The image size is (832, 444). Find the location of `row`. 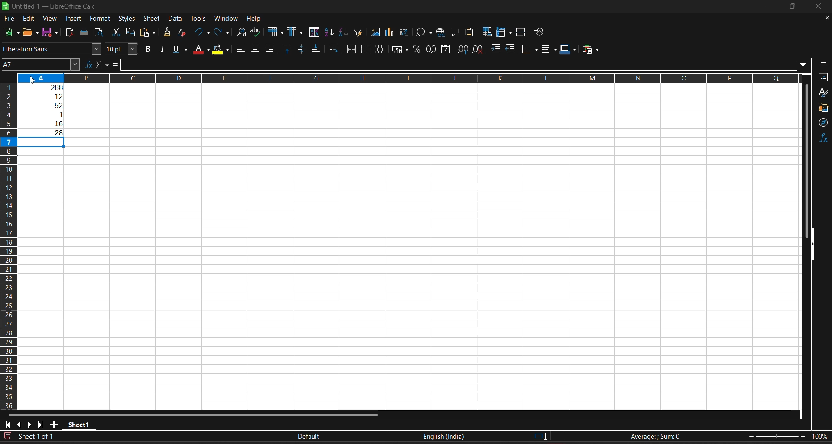

row is located at coordinates (276, 32).